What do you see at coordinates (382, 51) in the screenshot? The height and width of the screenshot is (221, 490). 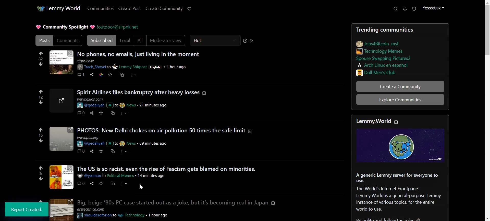 I see `link` at bounding box center [382, 51].